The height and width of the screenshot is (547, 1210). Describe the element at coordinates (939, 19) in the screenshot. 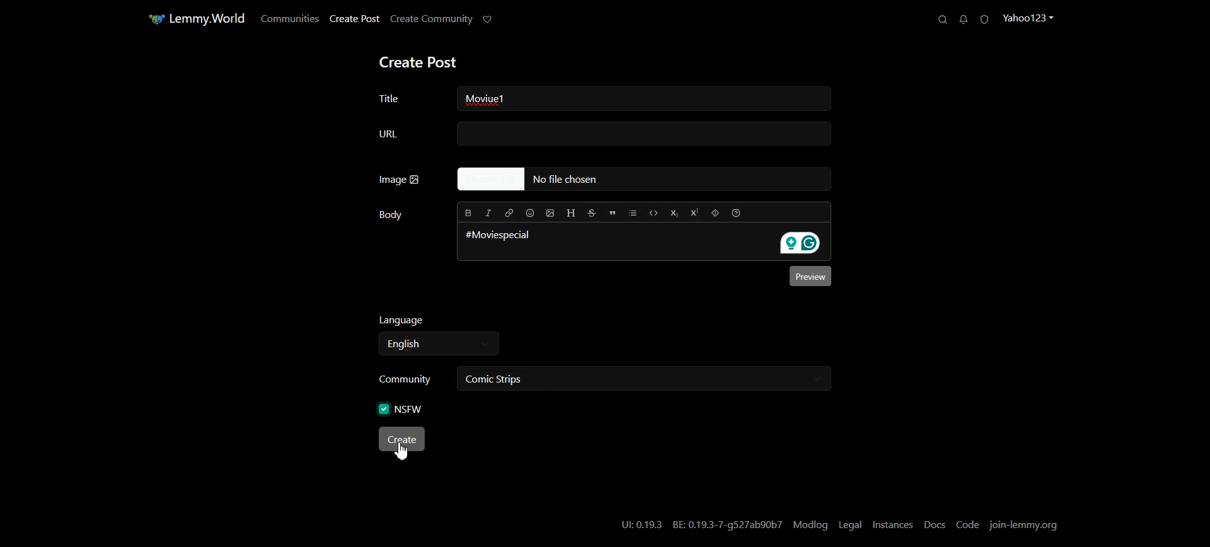

I see `Search` at that location.